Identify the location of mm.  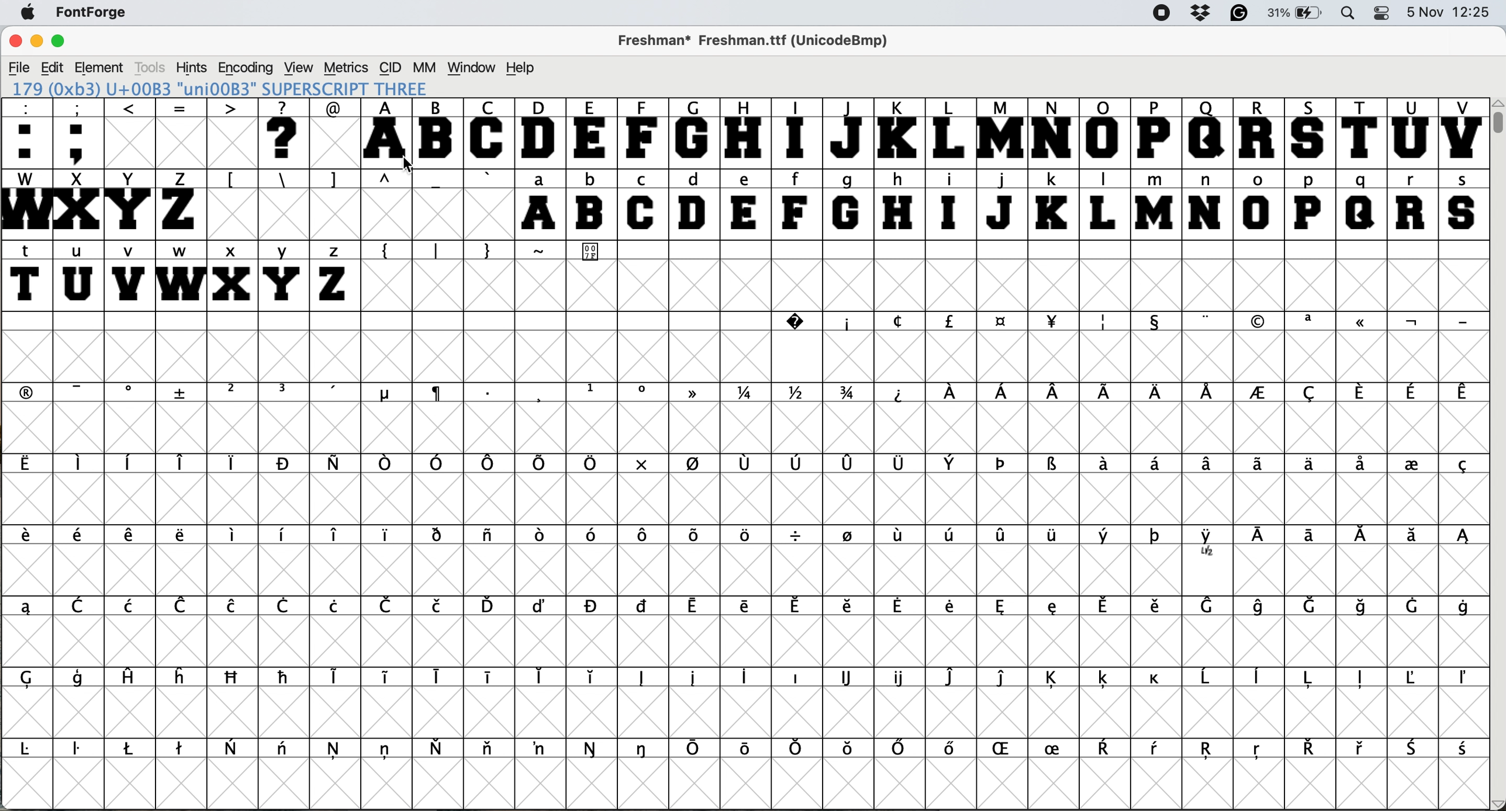
(423, 67).